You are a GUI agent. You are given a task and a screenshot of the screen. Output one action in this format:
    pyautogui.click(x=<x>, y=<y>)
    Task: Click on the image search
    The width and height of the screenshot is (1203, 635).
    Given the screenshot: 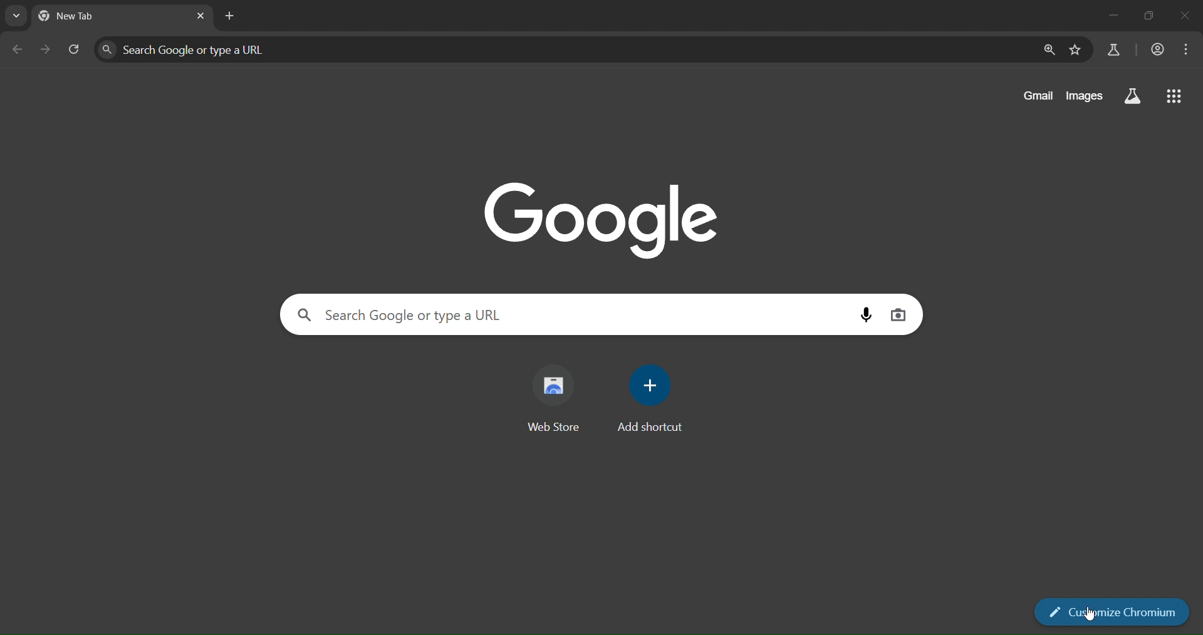 What is the action you would take?
    pyautogui.click(x=898, y=315)
    